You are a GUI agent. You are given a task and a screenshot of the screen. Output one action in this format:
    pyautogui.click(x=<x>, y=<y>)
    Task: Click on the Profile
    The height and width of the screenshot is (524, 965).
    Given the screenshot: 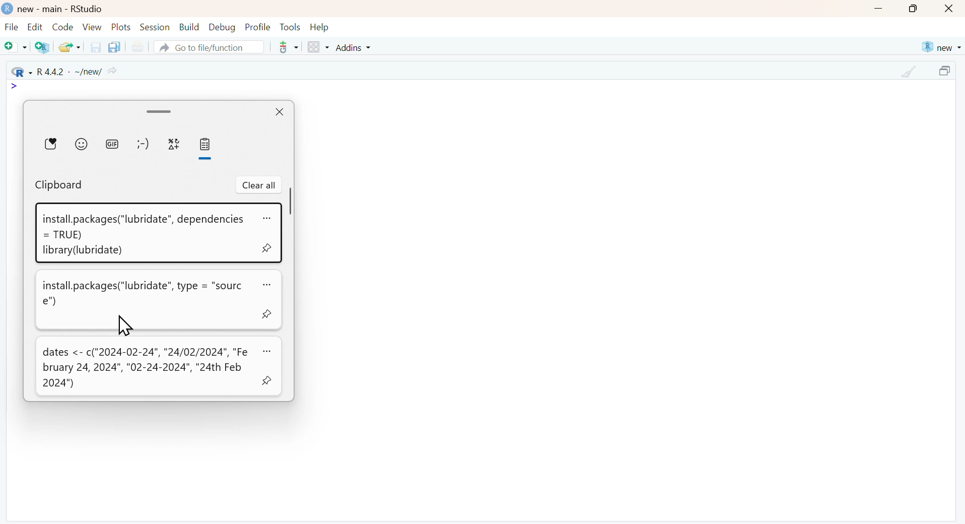 What is the action you would take?
    pyautogui.click(x=258, y=27)
    